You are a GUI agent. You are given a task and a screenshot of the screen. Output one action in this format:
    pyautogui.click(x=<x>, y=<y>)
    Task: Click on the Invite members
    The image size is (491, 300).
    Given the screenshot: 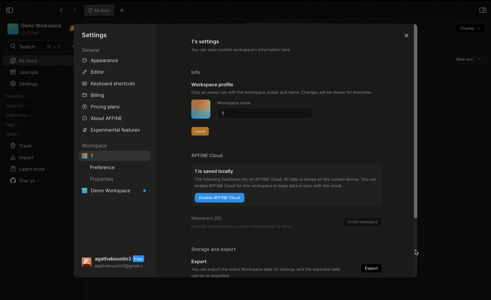 What is the action you would take?
    pyautogui.click(x=362, y=221)
    